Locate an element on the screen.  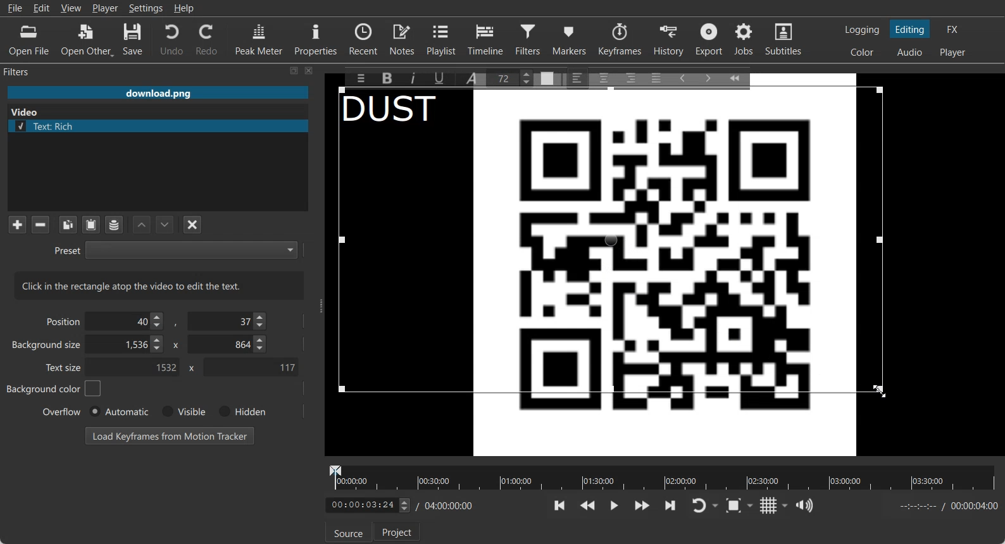
x is located at coordinates (189, 368).